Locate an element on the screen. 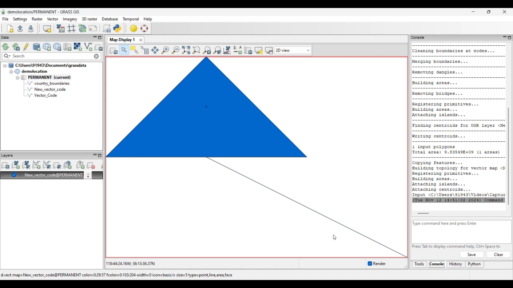  Collapse permanent files view is located at coordinates (18, 78).